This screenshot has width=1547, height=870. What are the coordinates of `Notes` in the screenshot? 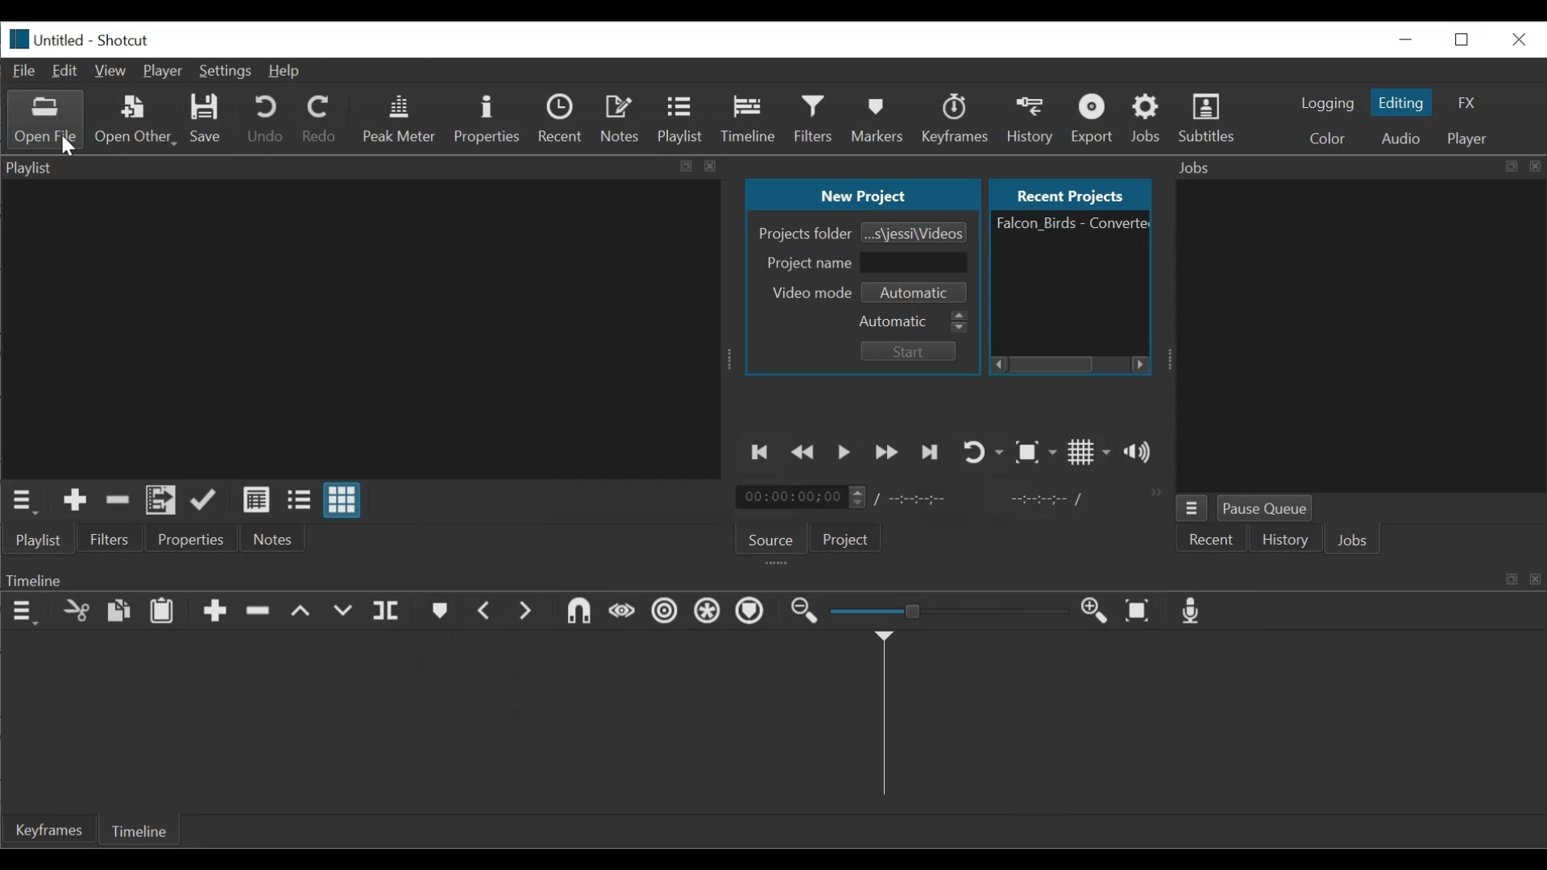 It's located at (618, 120).